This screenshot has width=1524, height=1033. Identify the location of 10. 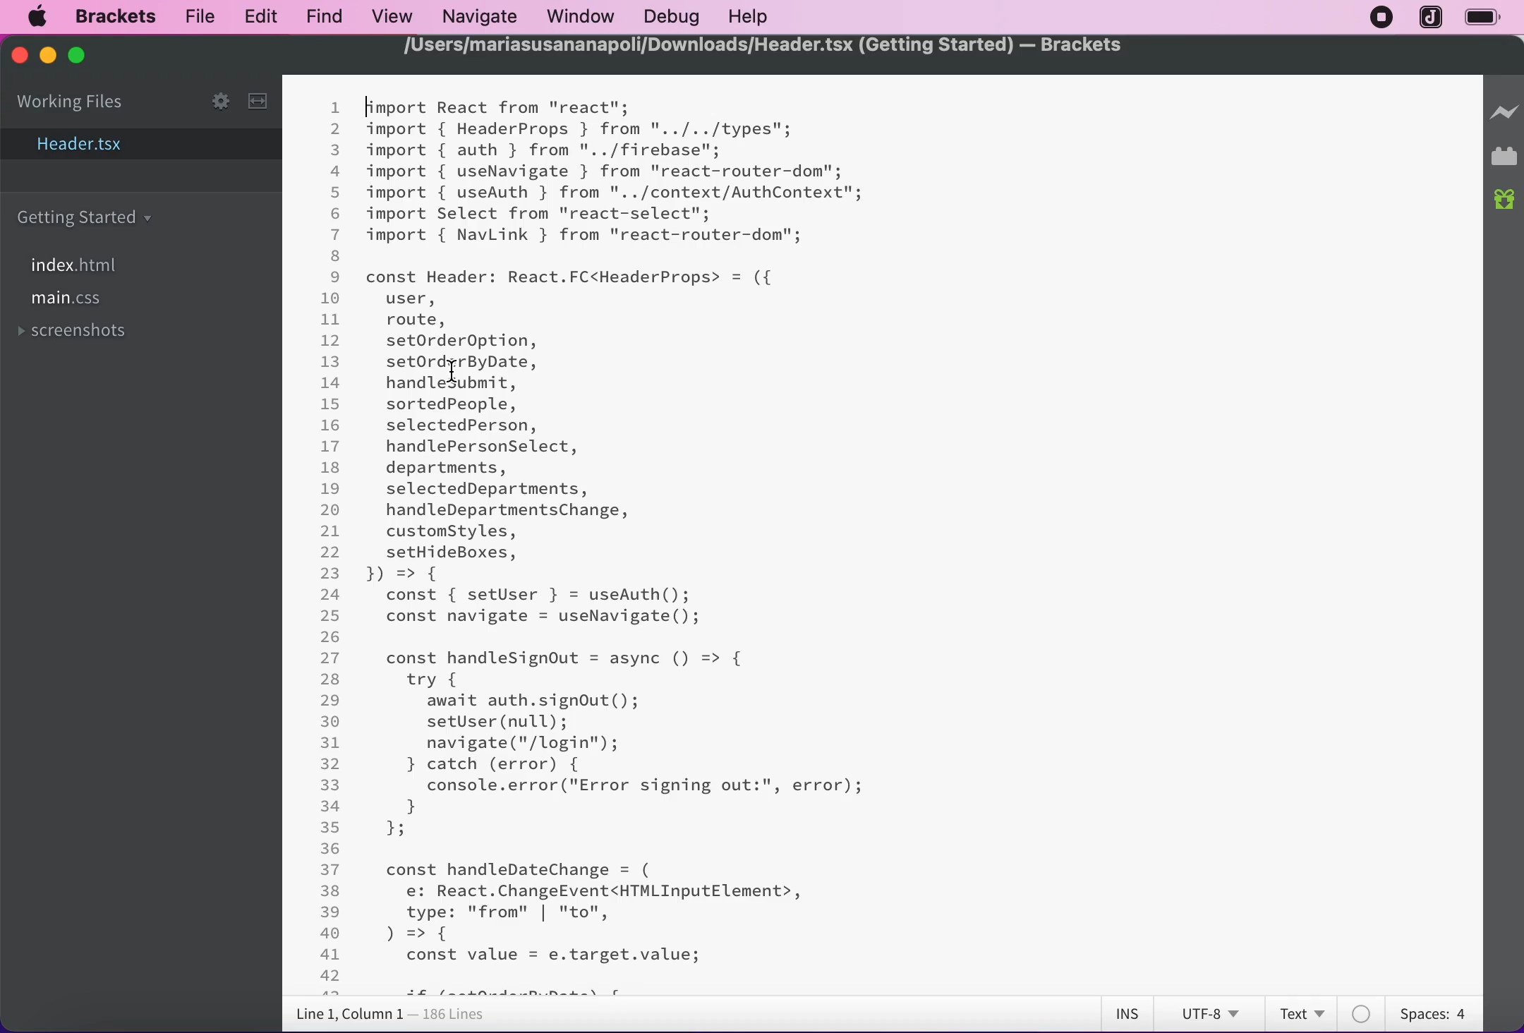
(332, 299).